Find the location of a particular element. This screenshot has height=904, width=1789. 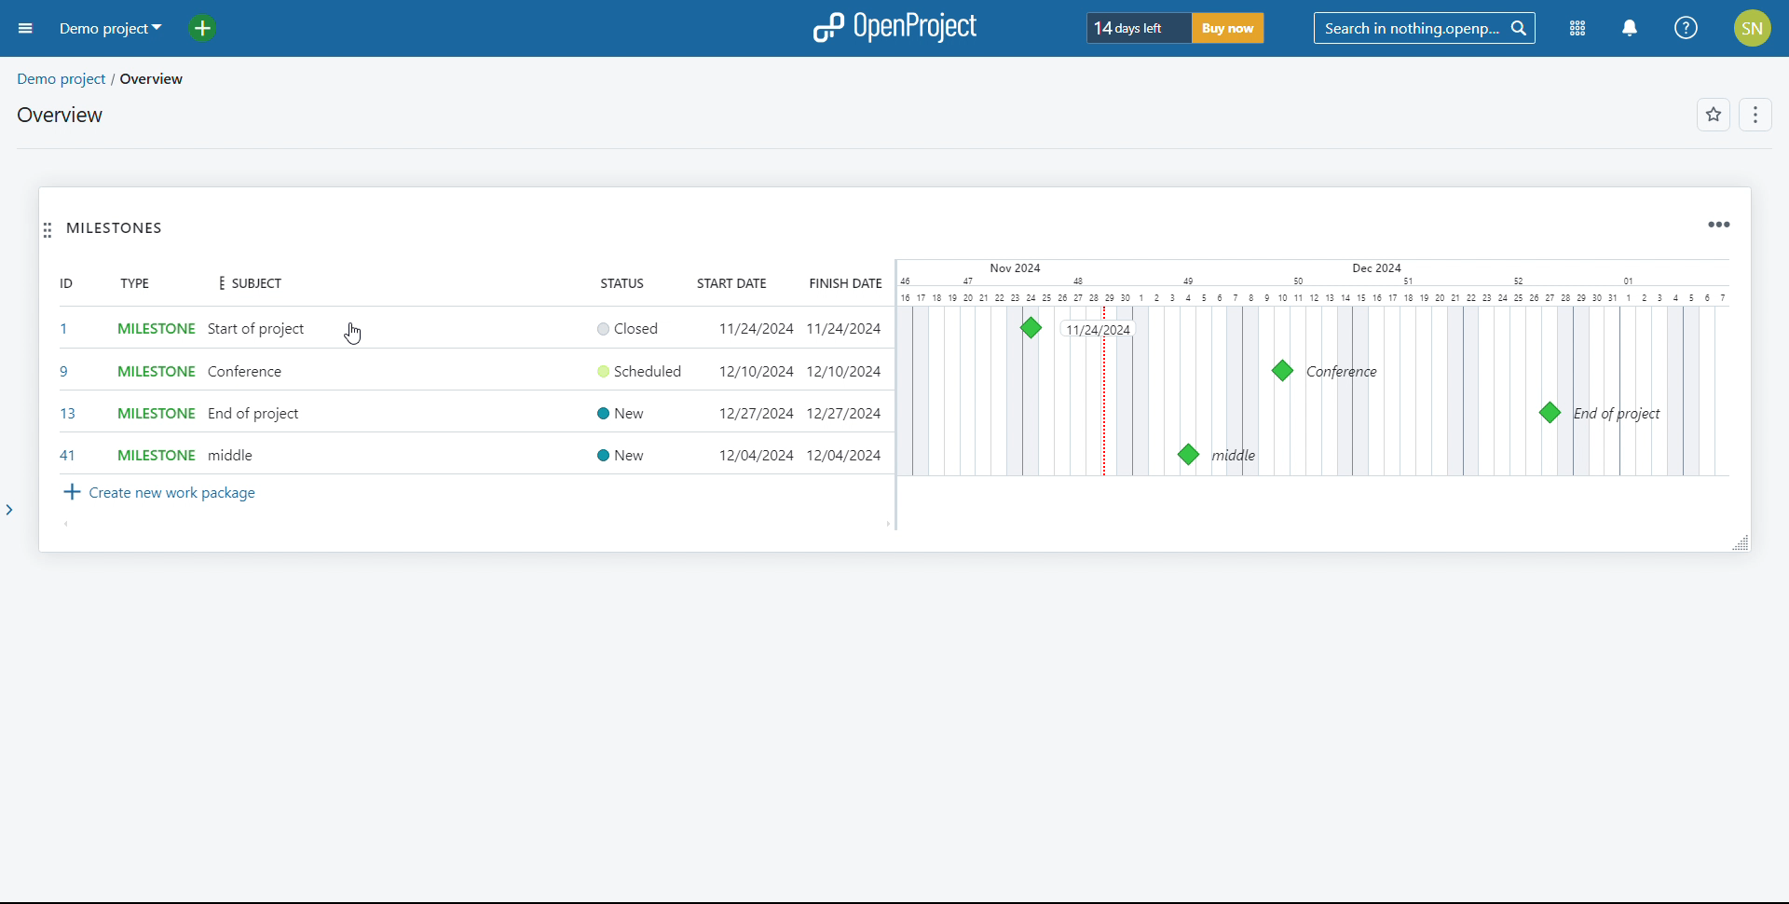

expand side bar is located at coordinates (18, 518).